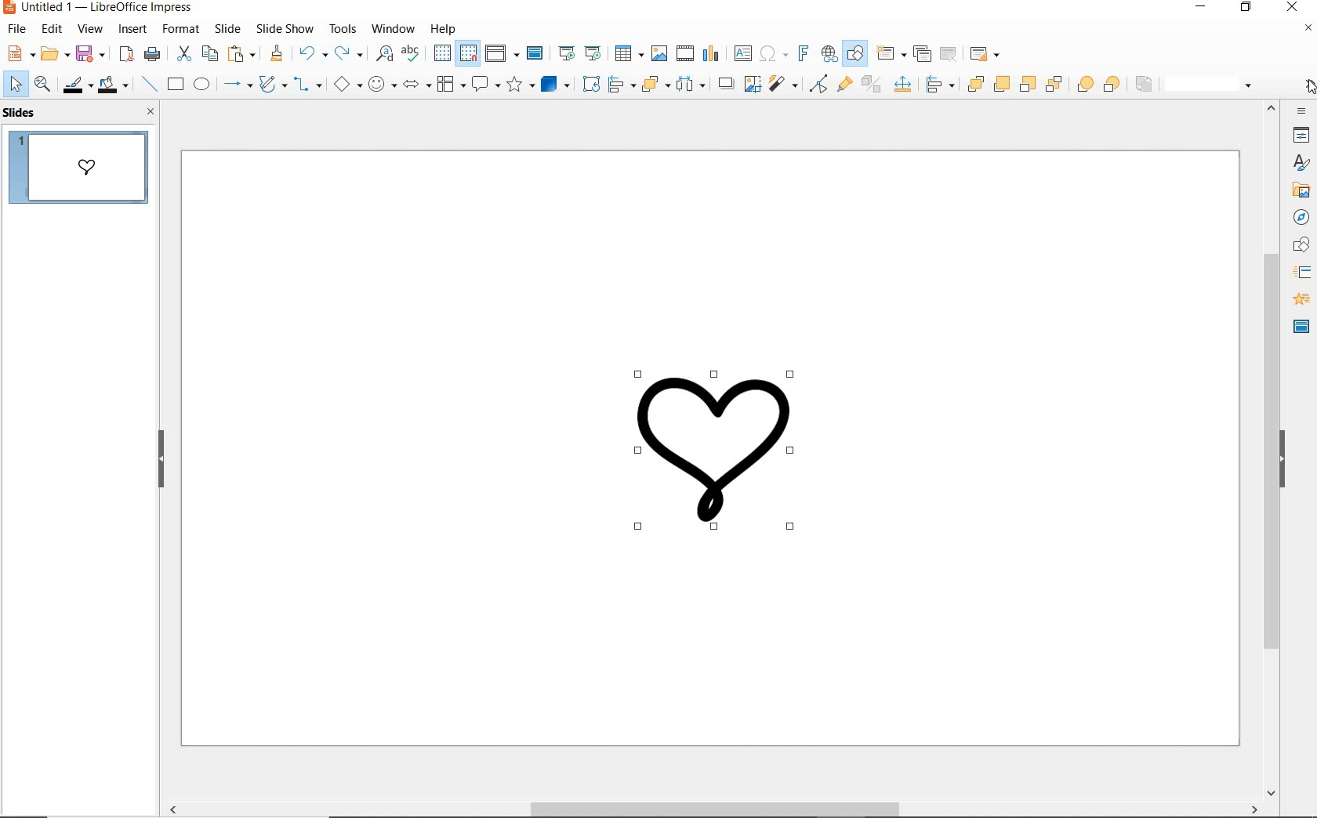 This screenshot has width=1317, height=818. Describe the element at coordinates (1302, 135) in the screenshot. I see `` at that location.